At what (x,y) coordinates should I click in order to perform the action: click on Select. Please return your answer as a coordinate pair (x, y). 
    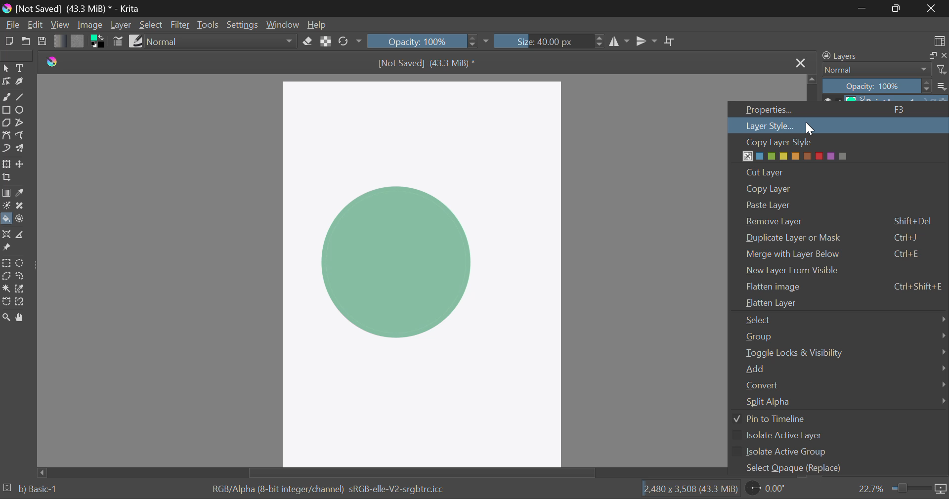
    Looking at the image, I should click on (151, 25).